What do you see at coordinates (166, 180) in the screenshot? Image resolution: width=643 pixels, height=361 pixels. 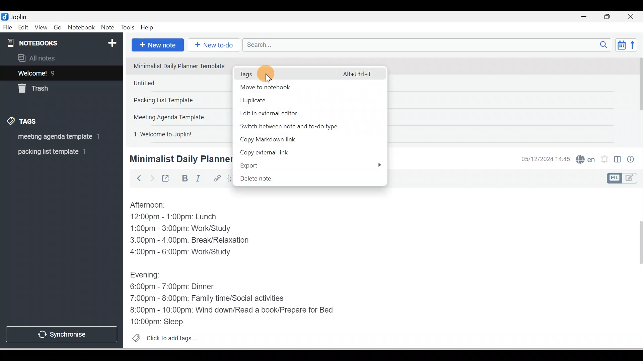 I see `Toggle external editing` at bounding box center [166, 180].